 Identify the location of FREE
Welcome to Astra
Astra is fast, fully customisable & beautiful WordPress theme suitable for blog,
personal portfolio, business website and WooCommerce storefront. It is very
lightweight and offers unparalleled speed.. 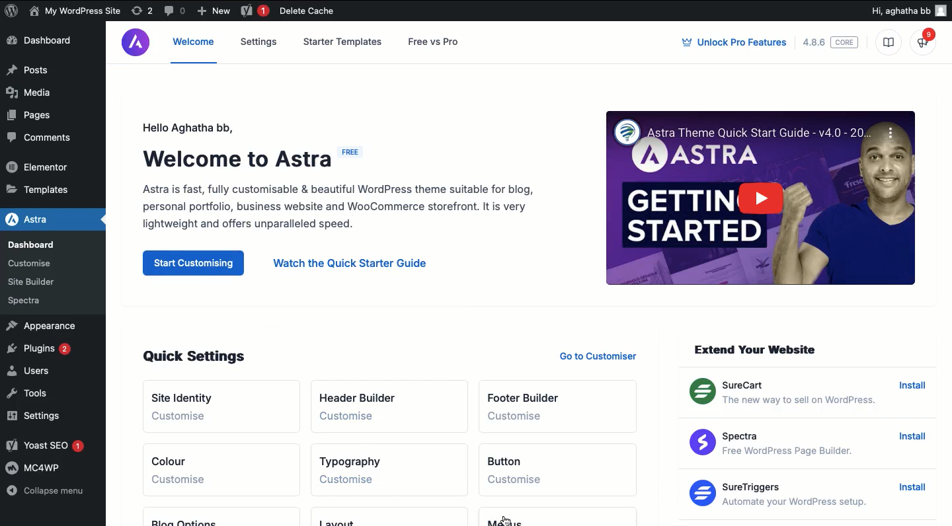
(337, 190).